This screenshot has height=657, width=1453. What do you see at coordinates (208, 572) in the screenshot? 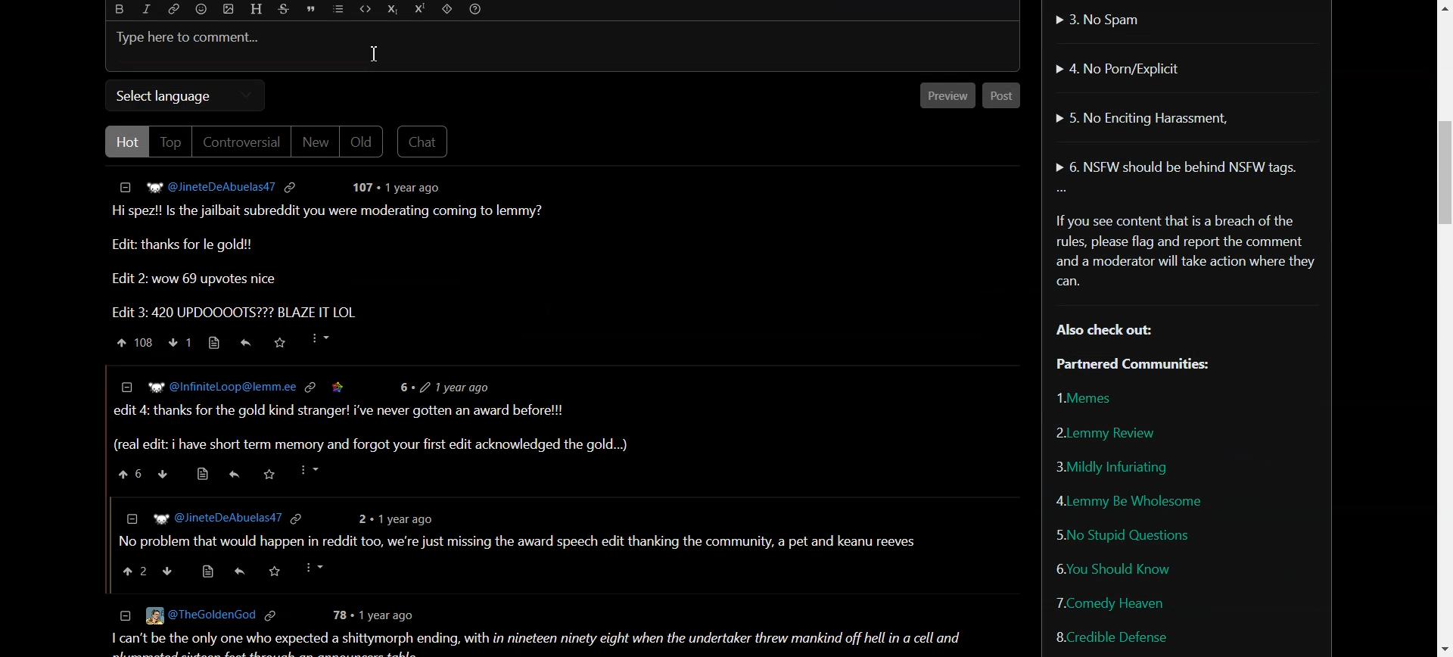
I see `source` at bounding box center [208, 572].